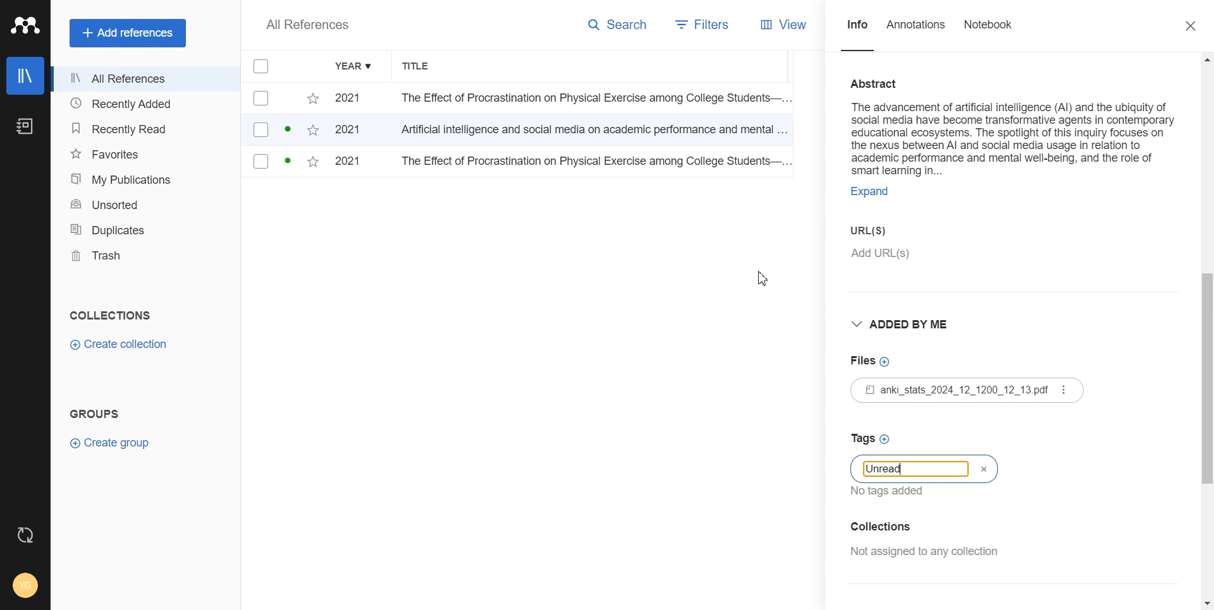 Image resolution: width=1214 pixels, height=610 pixels. Describe the element at coordinates (144, 153) in the screenshot. I see `Favorites` at that location.